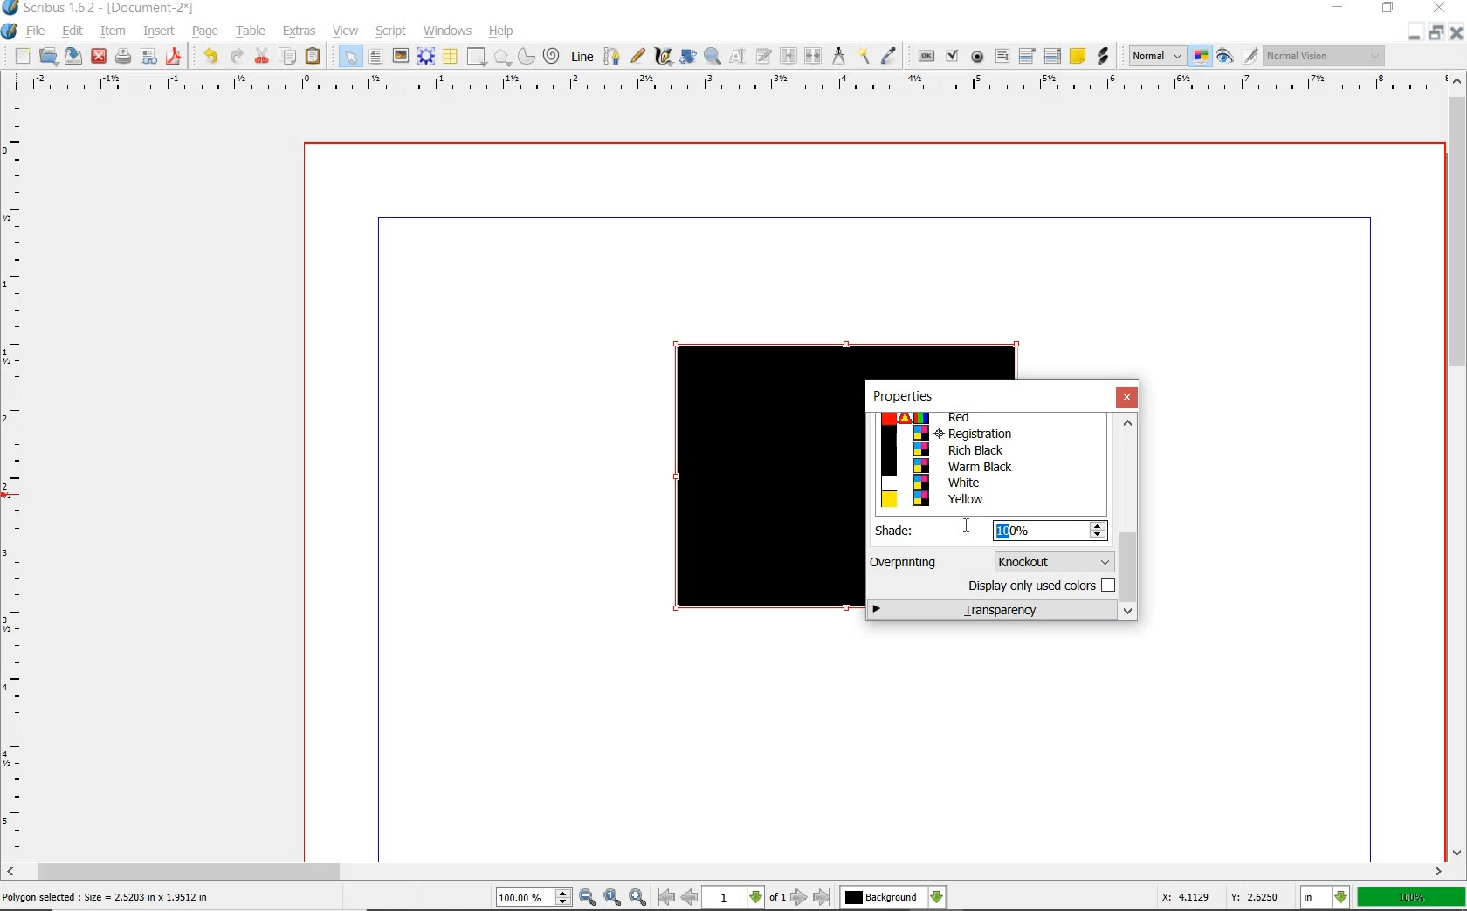 Image resolution: width=1467 pixels, height=911 pixels. I want to click on copy, so click(290, 55).